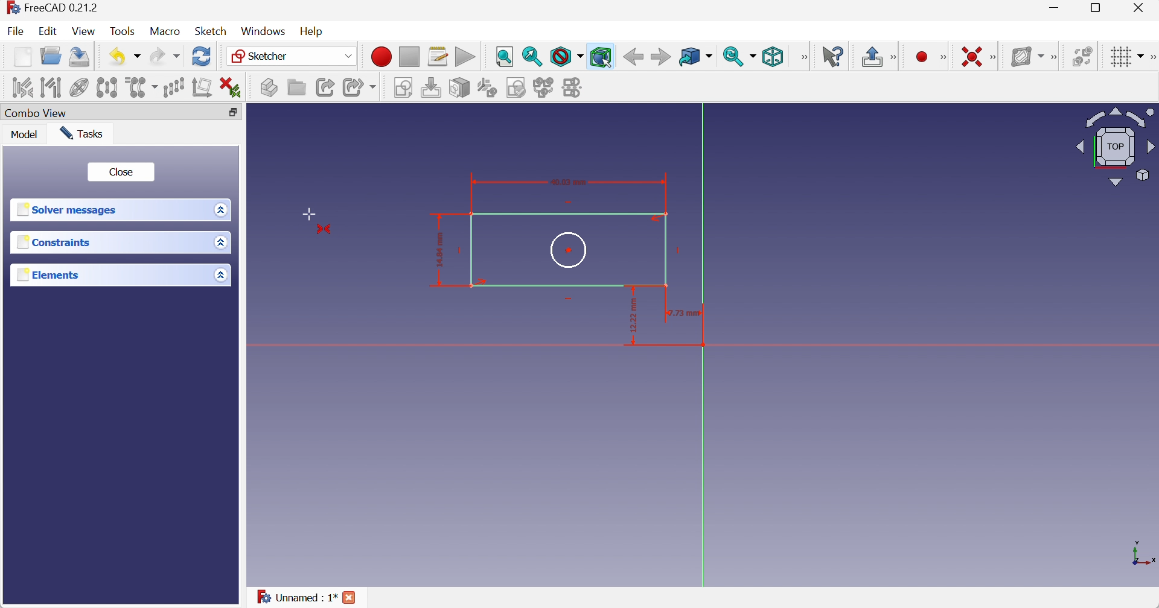  Describe the element at coordinates (109, 86) in the screenshot. I see `Symmetry` at that location.